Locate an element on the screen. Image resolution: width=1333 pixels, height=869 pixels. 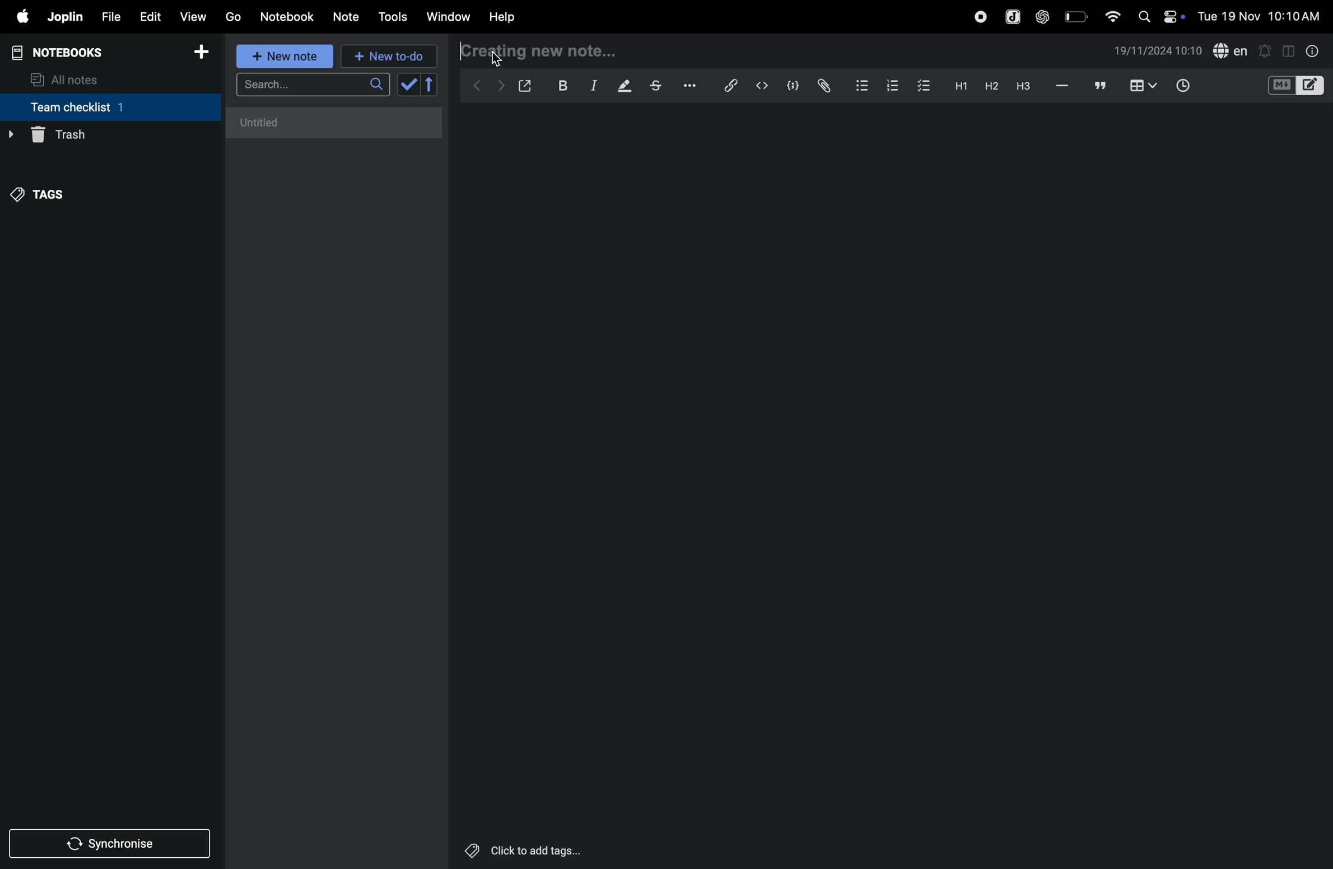
hifen is located at coordinates (1061, 86).